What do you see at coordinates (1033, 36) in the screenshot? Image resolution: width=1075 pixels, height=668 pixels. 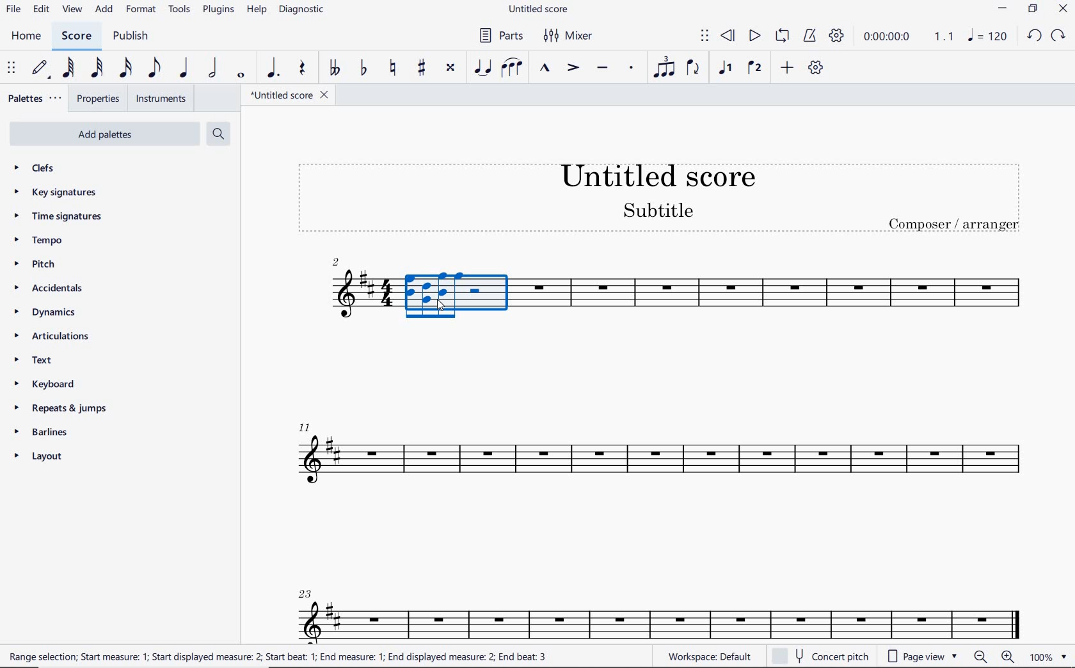 I see `UNDO` at bounding box center [1033, 36].